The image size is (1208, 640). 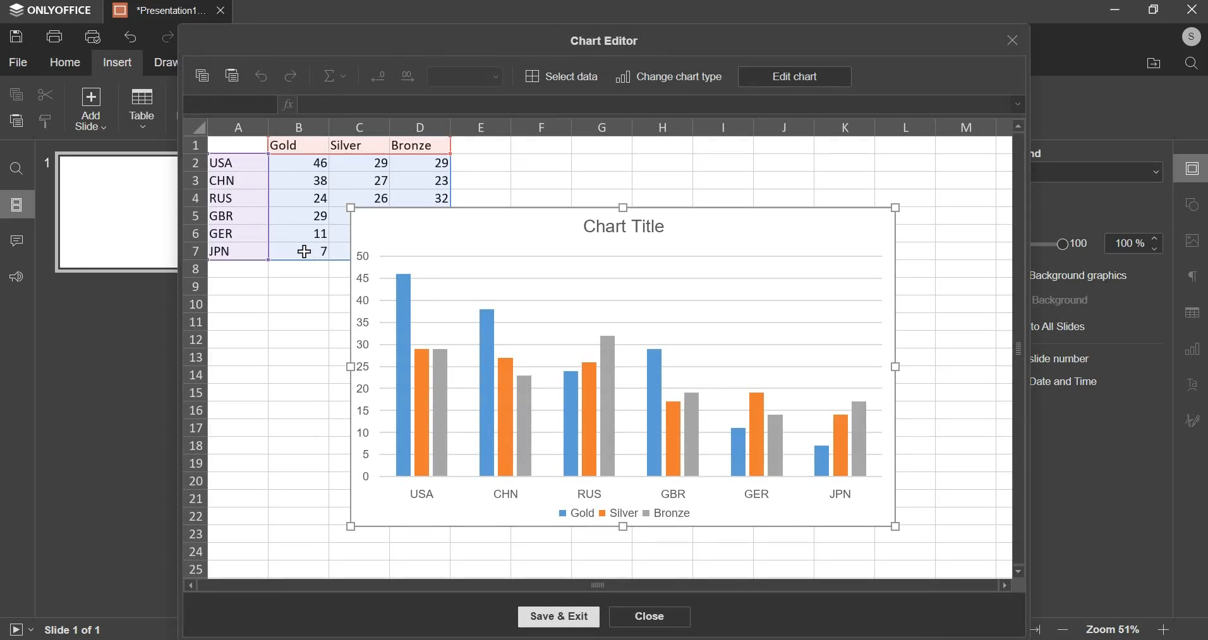 I want to click on undo, so click(x=262, y=77).